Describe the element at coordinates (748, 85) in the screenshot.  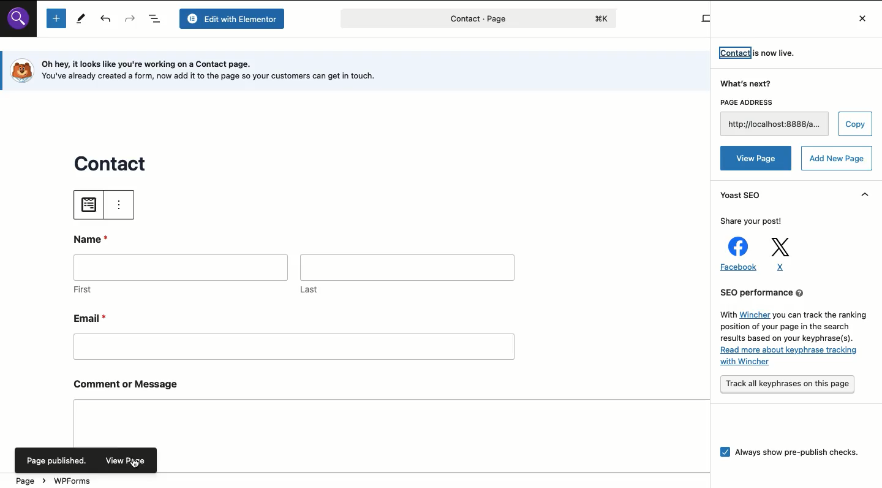
I see `What's next?` at that location.